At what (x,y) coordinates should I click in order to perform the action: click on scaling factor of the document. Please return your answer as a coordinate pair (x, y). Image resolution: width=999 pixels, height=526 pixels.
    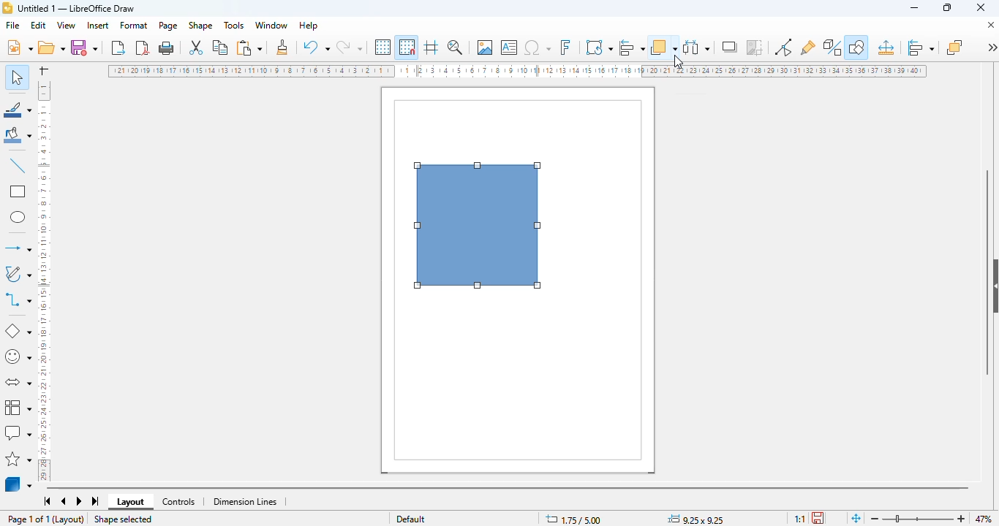
    Looking at the image, I should click on (799, 518).